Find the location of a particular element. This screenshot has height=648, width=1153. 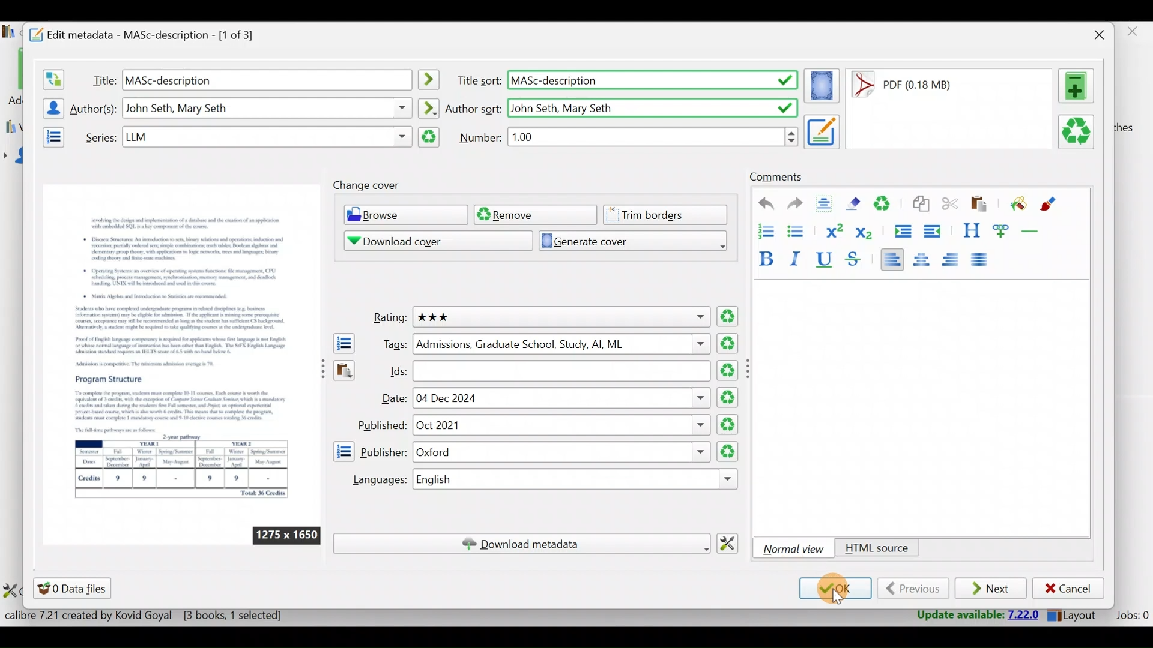

Browse is located at coordinates (402, 216).